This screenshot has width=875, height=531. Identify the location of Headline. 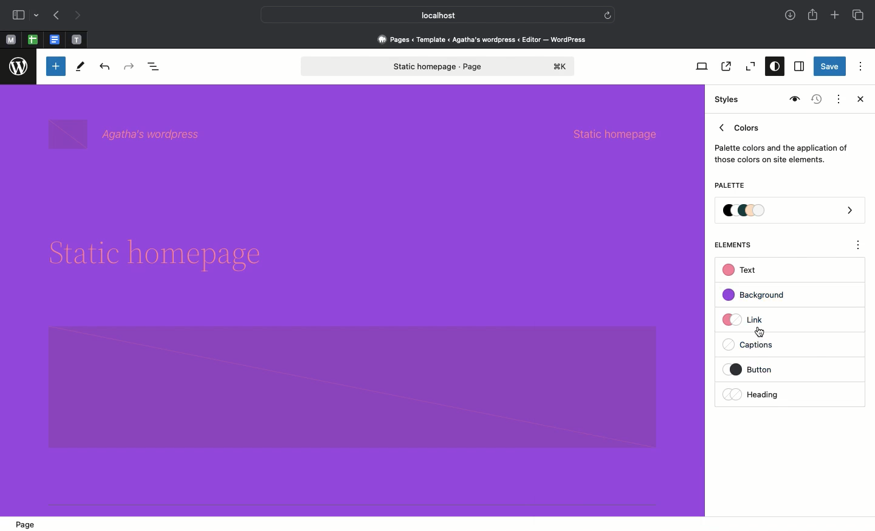
(159, 250).